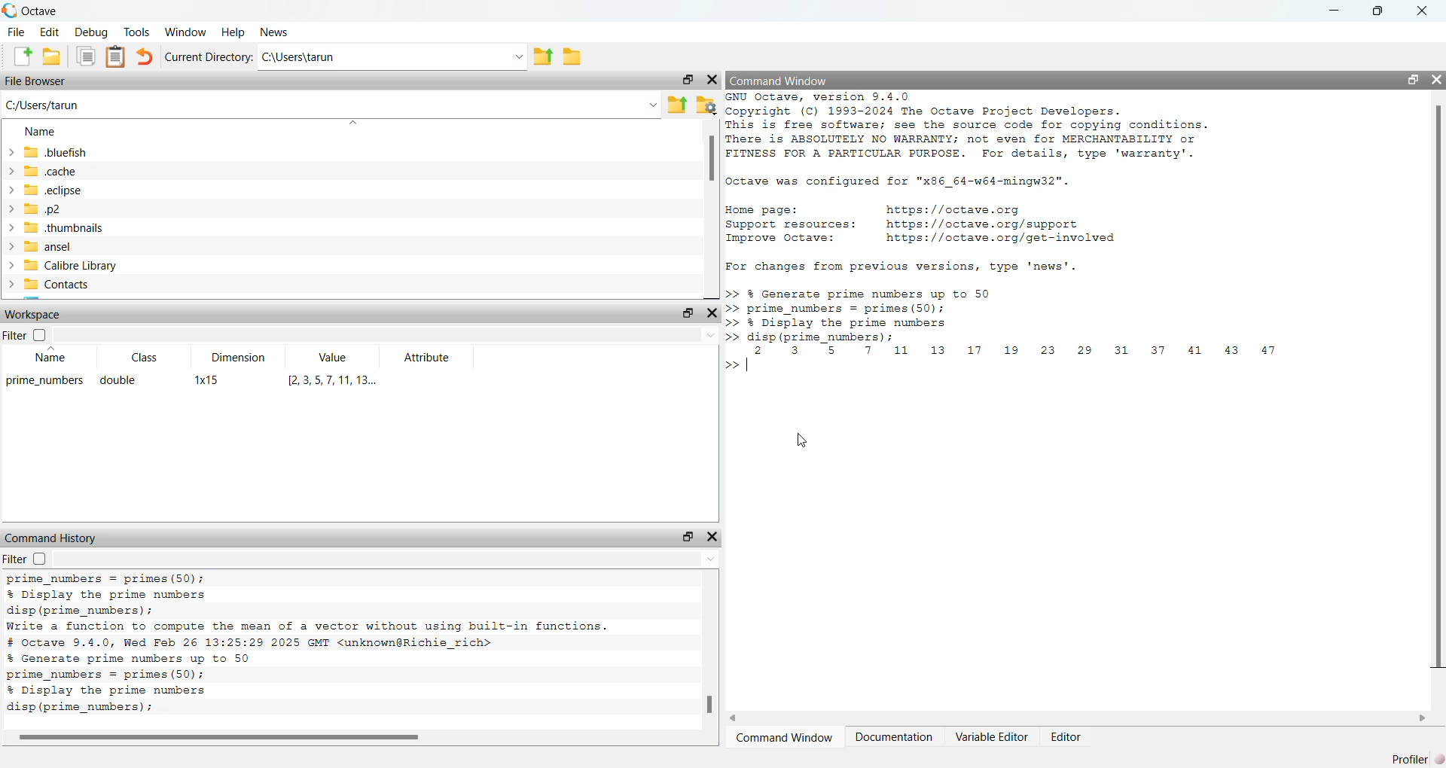 The image size is (1446, 768). Describe the element at coordinates (301, 57) in the screenshot. I see `C:\Users\tarun` at that location.